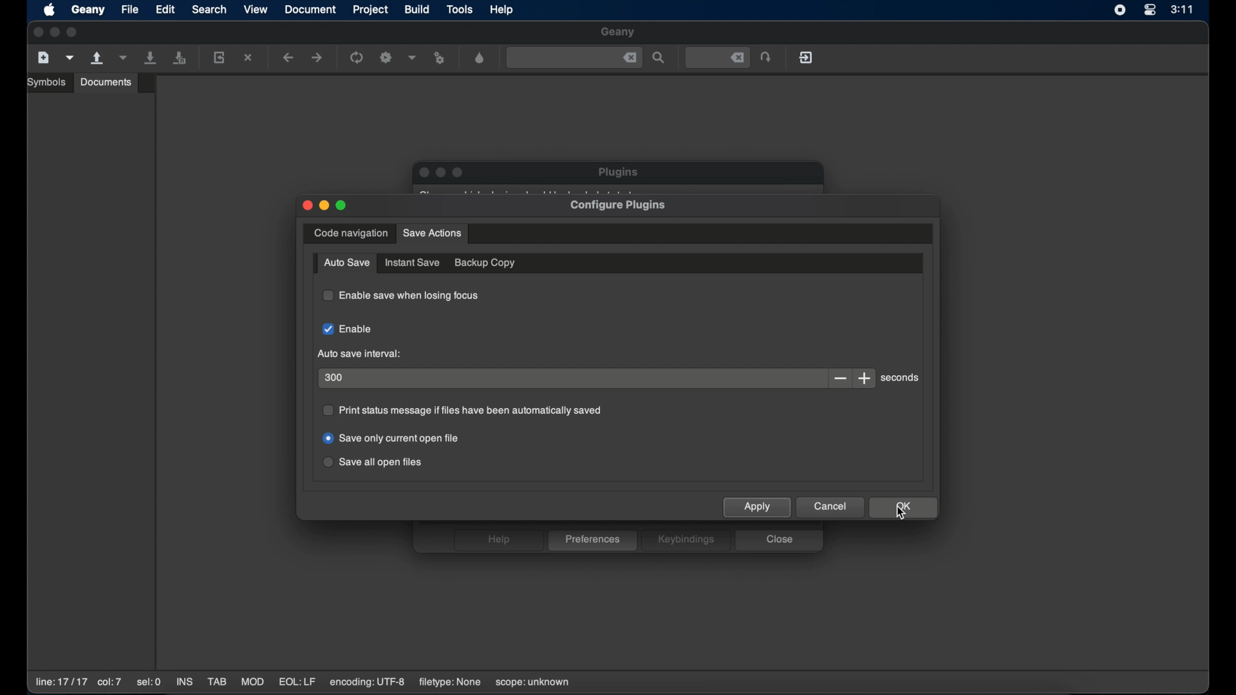  What do you see at coordinates (180, 59) in the screenshot?
I see `save all open files` at bounding box center [180, 59].